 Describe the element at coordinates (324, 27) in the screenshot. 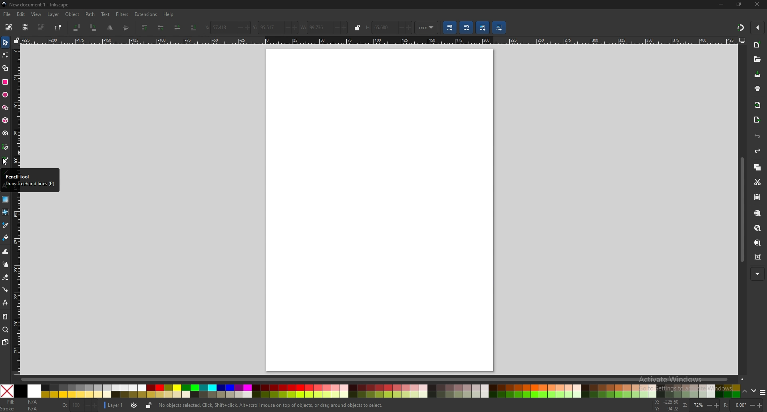

I see `width` at that location.